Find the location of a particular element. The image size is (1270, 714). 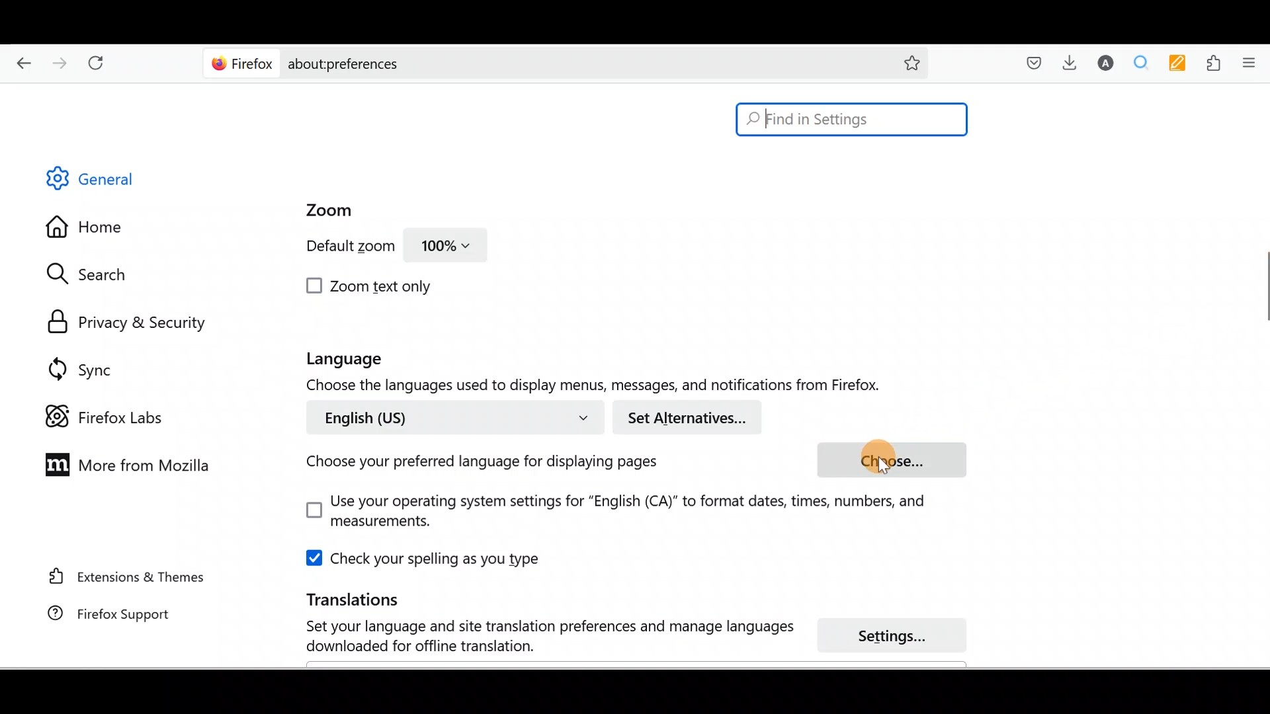

Choose the languages used to display menu, messages and notifications from Firefox is located at coordinates (605, 387).